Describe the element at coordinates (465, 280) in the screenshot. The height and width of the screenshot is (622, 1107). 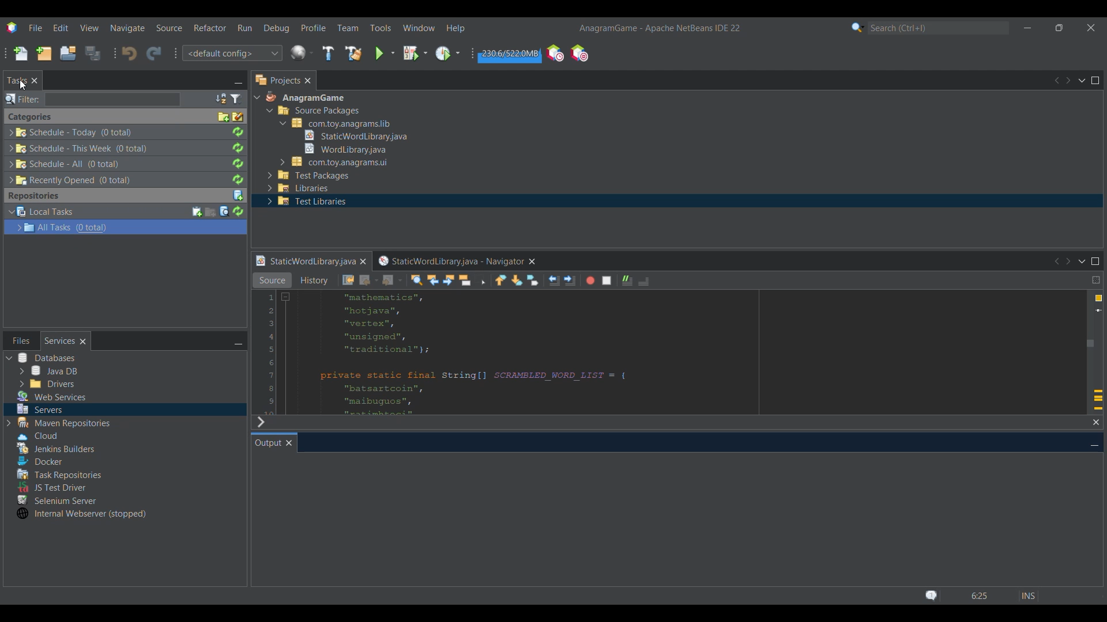
I see `Toggle highlight search` at that location.